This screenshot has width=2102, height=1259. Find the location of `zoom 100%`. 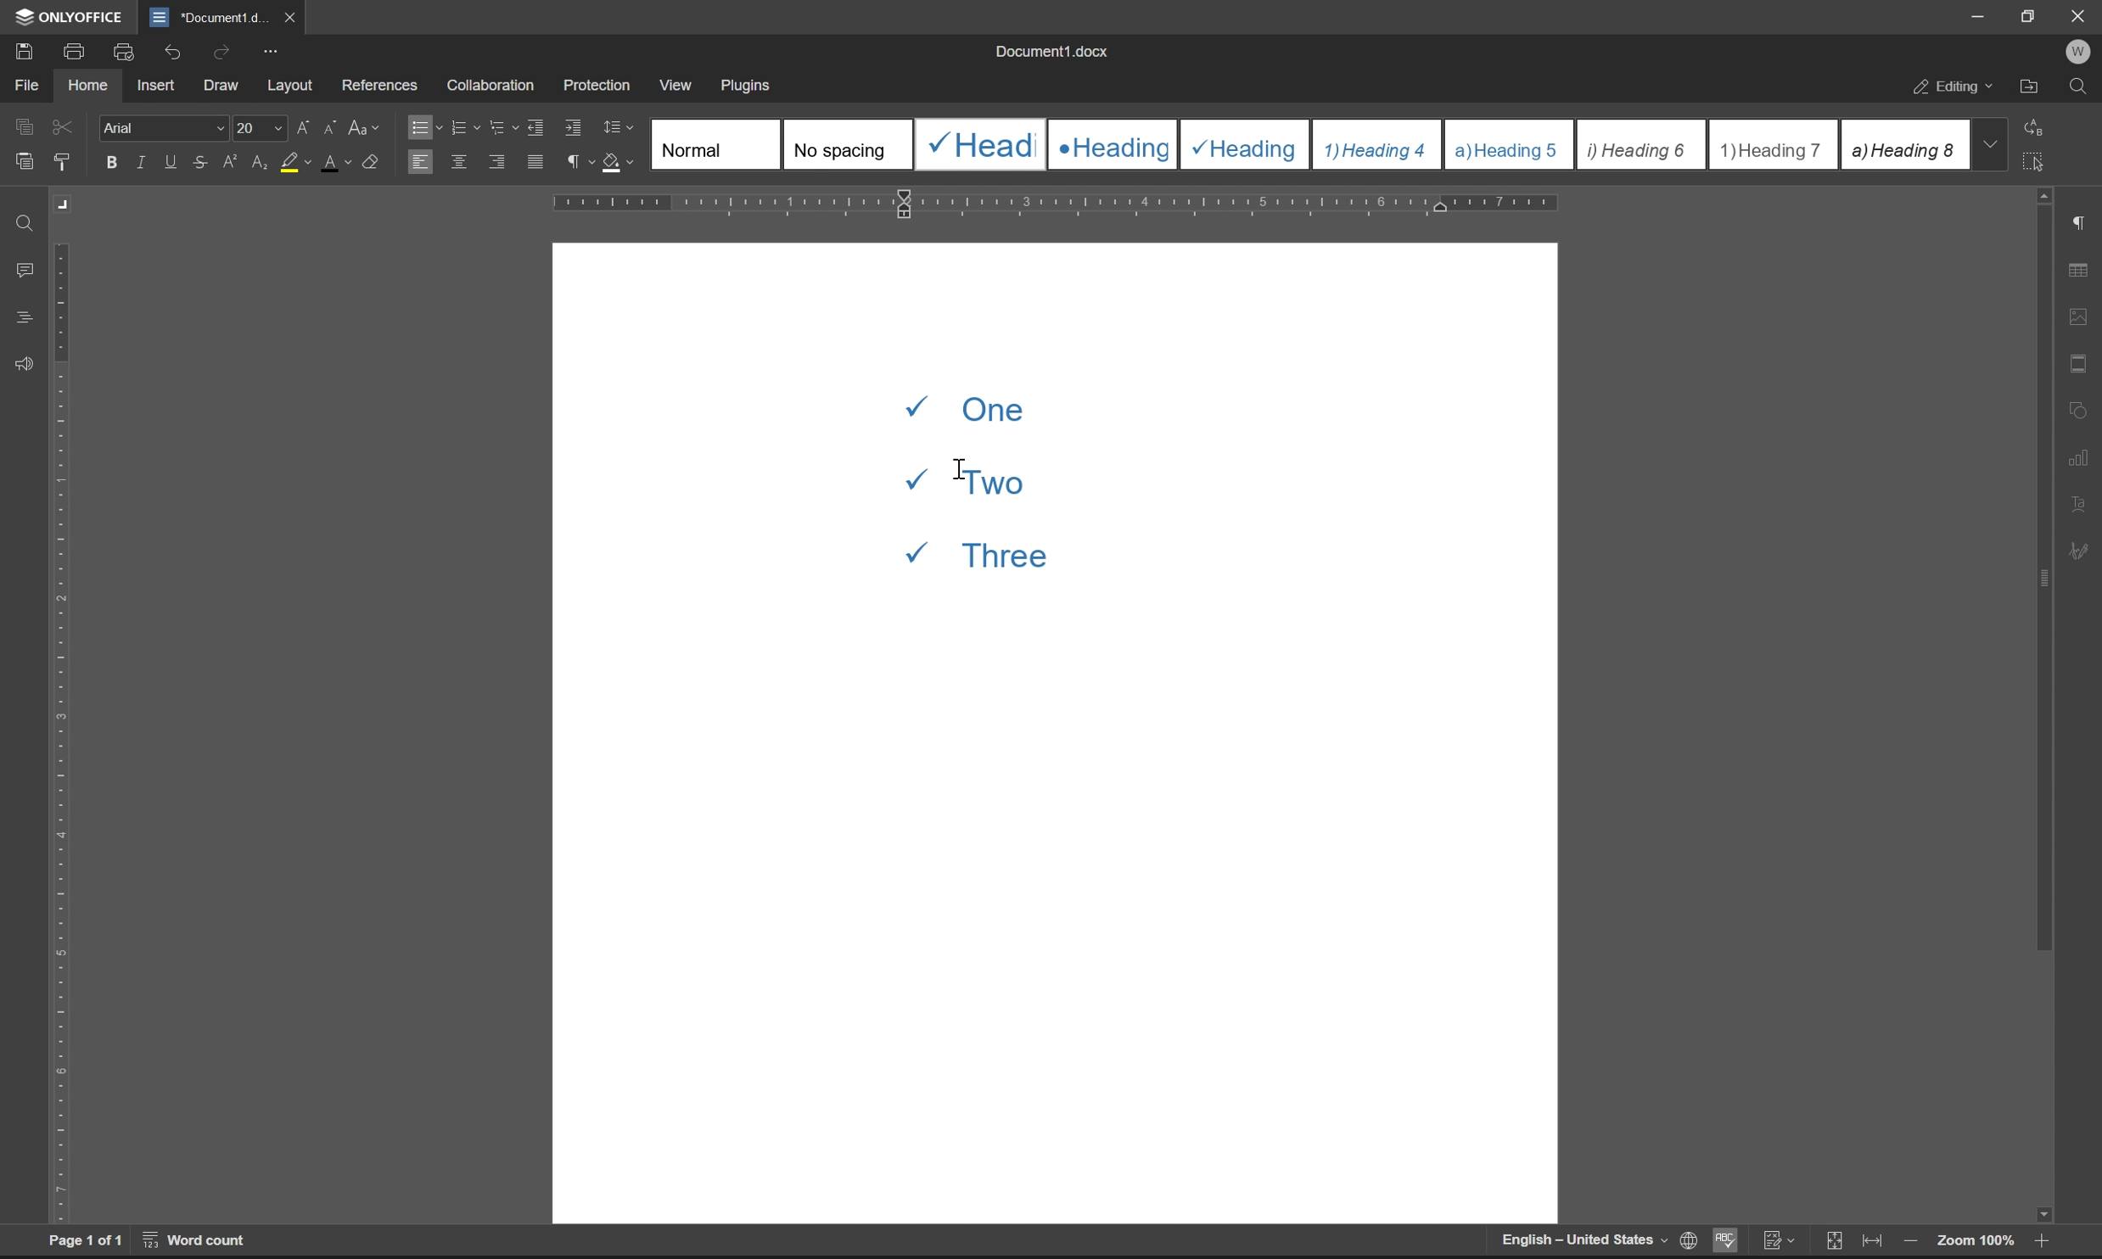

zoom 100% is located at coordinates (1975, 1244).